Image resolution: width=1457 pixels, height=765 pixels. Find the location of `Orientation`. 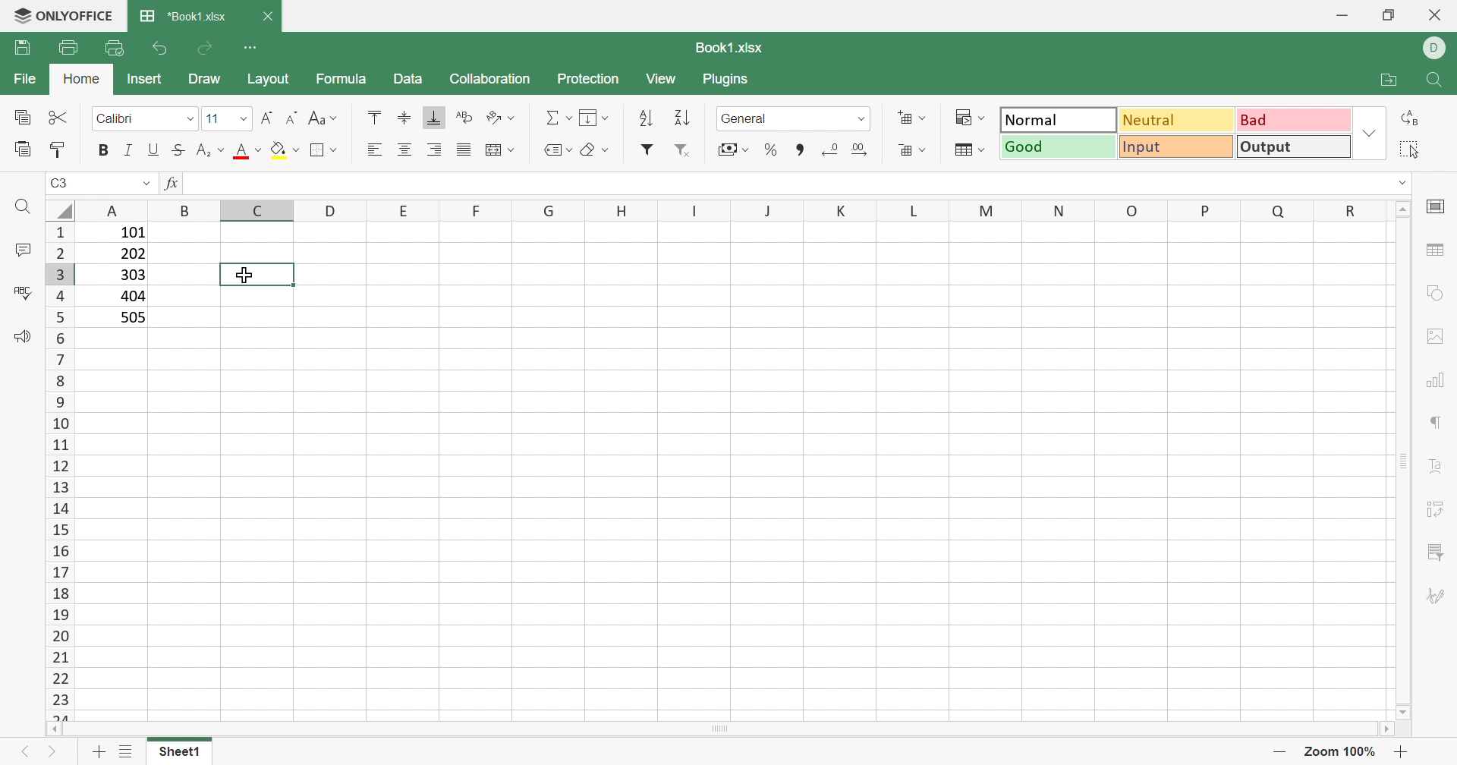

Orientation is located at coordinates (502, 117).